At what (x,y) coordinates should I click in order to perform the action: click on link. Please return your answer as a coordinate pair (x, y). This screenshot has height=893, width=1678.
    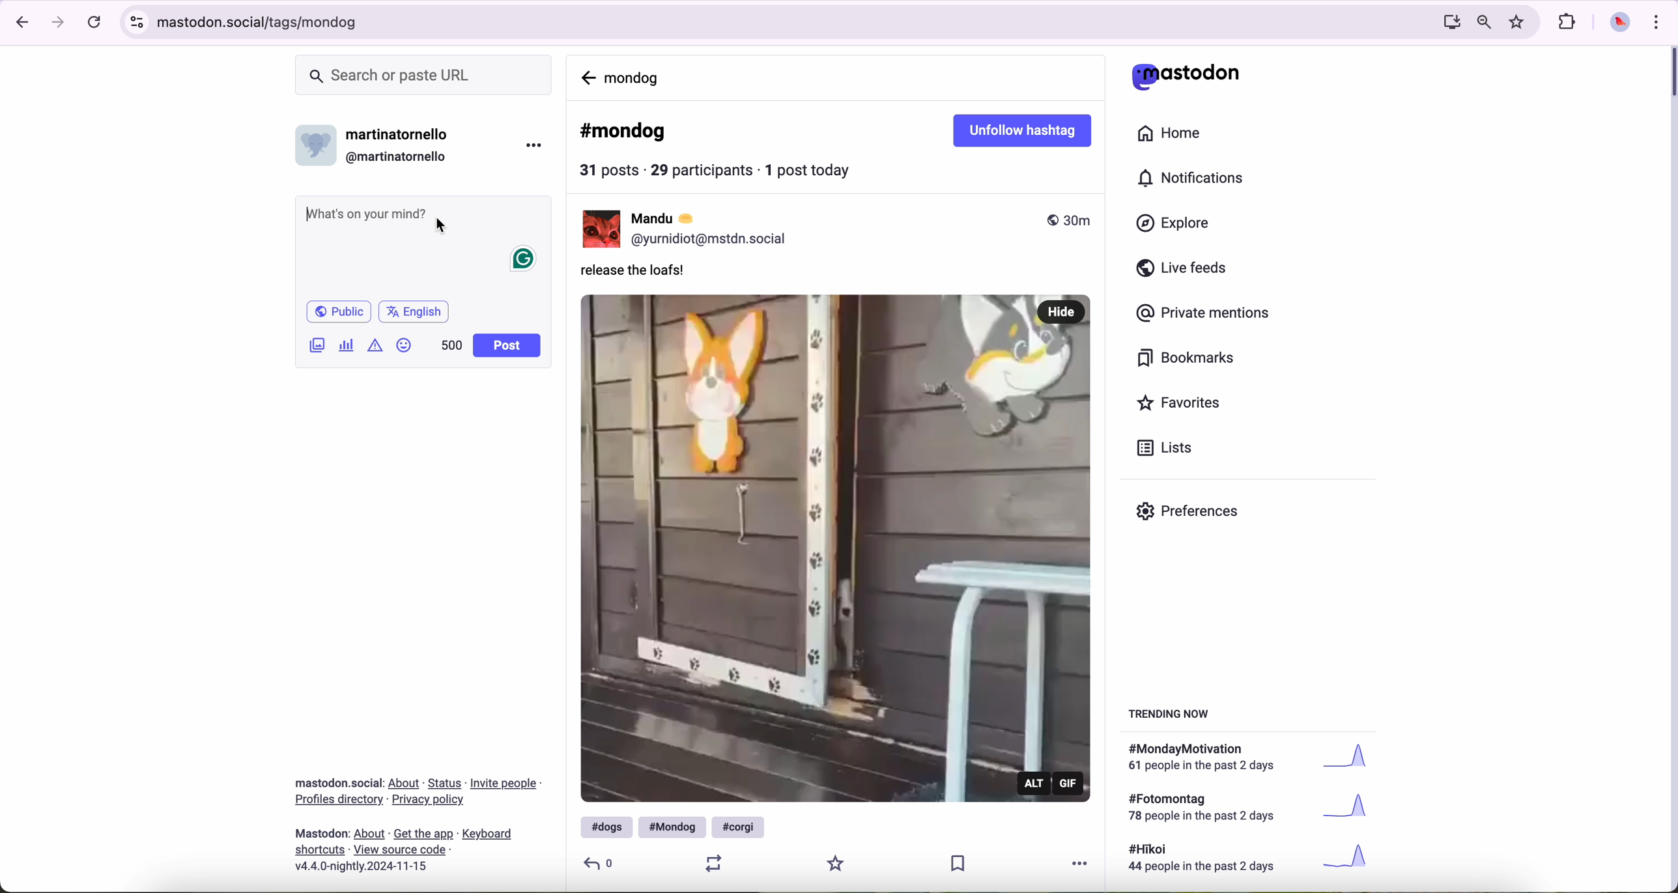
    Looking at the image, I should click on (339, 801).